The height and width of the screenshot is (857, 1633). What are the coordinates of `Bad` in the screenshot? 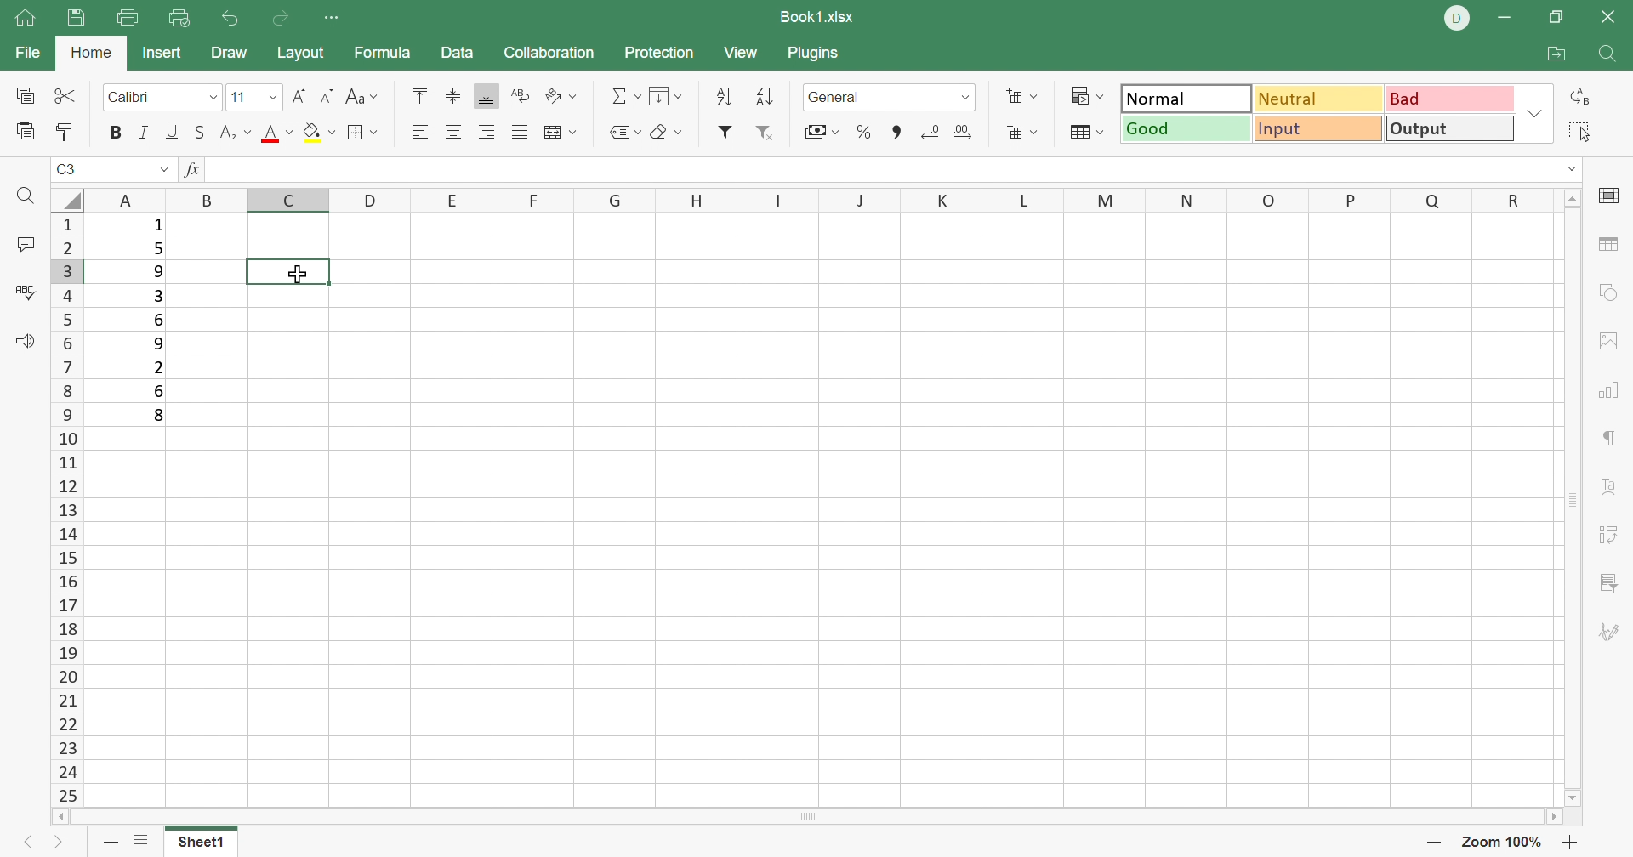 It's located at (1446, 99).